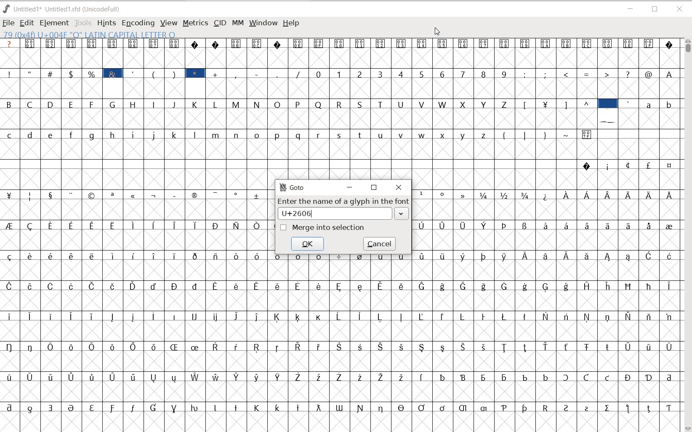 The height and width of the screenshot is (432, 692). Describe the element at coordinates (106, 24) in the screenshot. I see `HINTS` at that location.